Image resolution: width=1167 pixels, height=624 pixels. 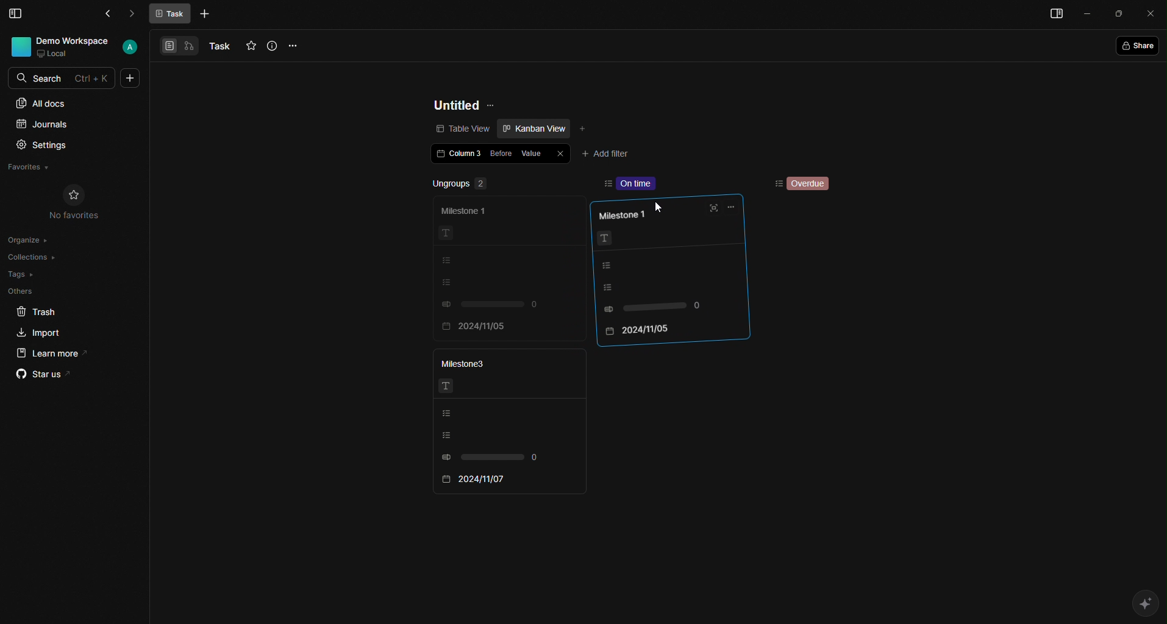 What do you see at coordinates (710, 210) in the screenshot?
I see `Full screen` at bounding box center [710, 210].